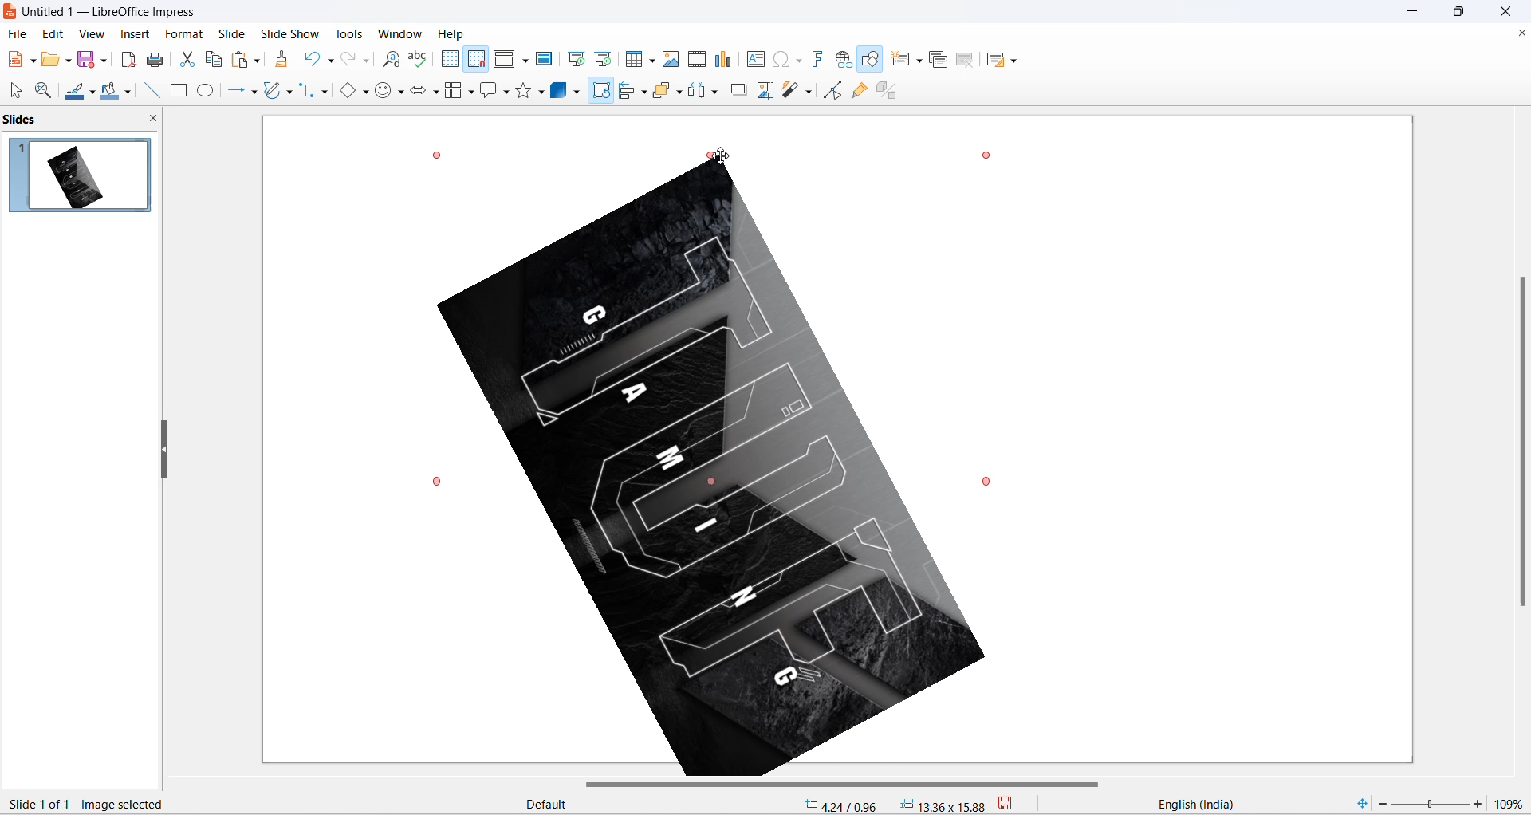 The width and height of the screenshot is (1531, 815). What do you see at coordinates (505, 93) in the screenshot?
I see `callout shapes options` at bounding box center [505, 93].